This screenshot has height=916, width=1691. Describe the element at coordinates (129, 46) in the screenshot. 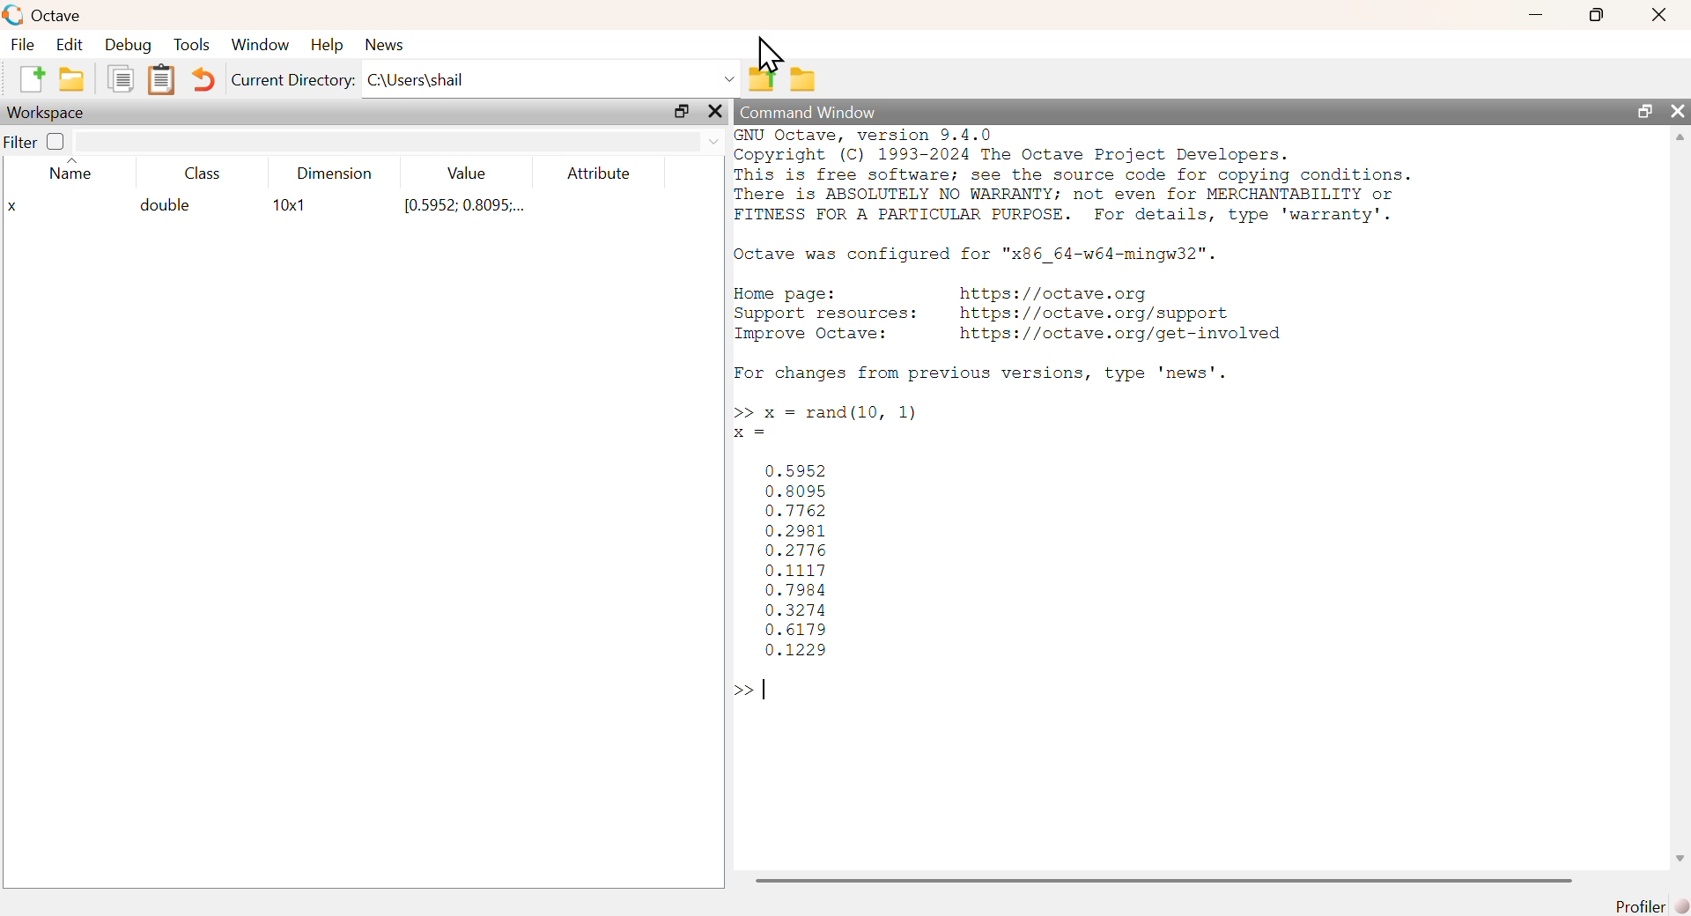

I see `debug` at that location.